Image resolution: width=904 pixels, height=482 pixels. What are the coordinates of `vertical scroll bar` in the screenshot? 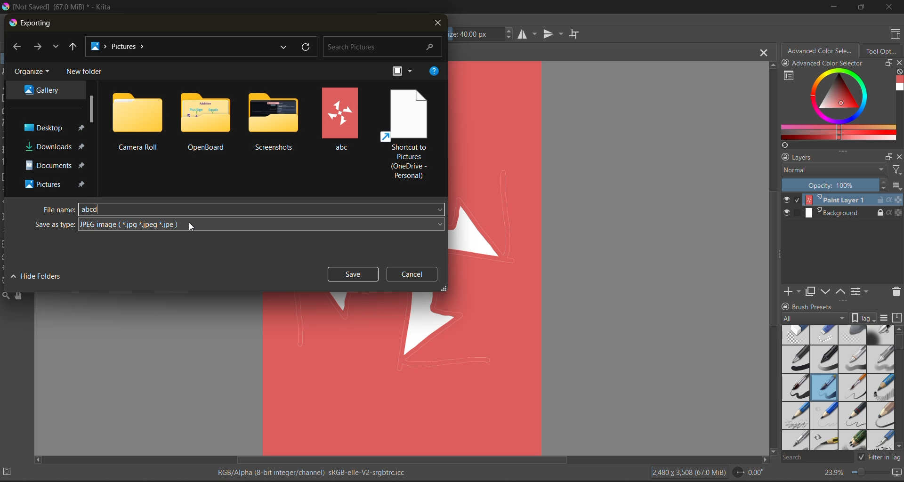 It's located at (771, 259).